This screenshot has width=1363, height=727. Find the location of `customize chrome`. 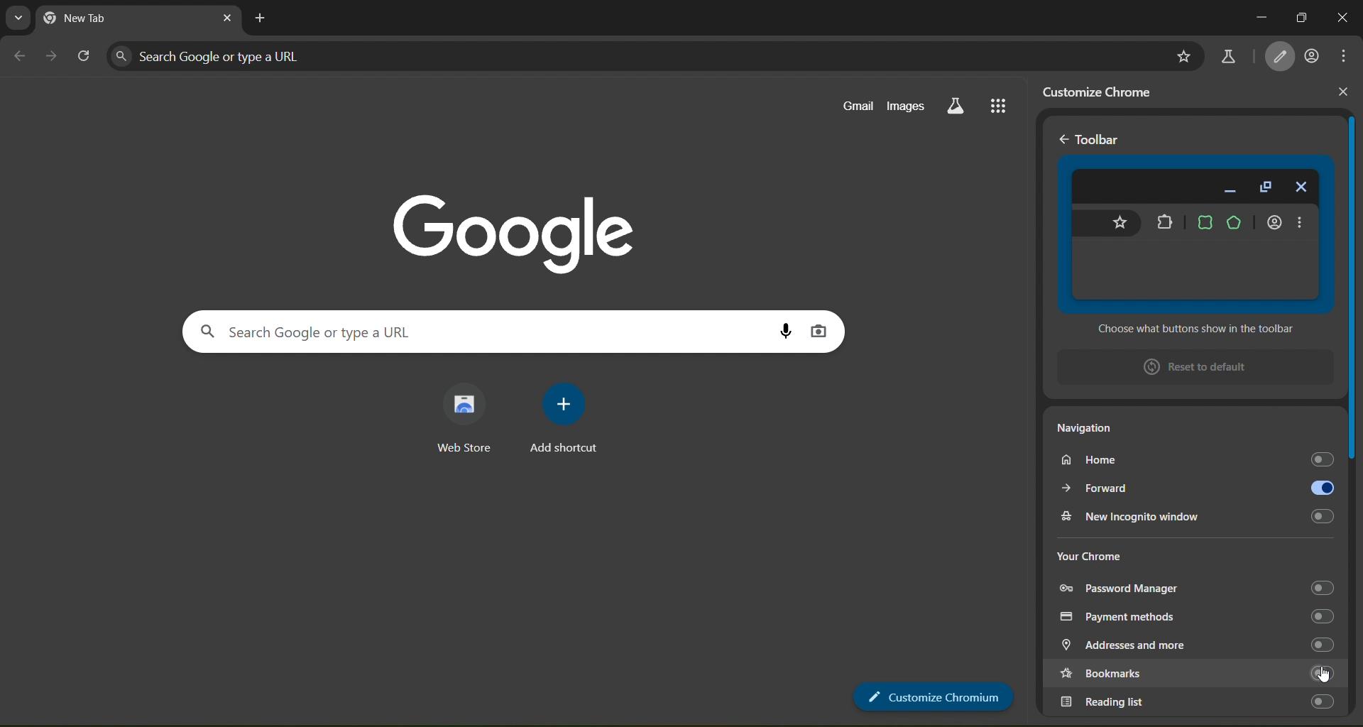

customize chrome is located at coordinates (931, 699).